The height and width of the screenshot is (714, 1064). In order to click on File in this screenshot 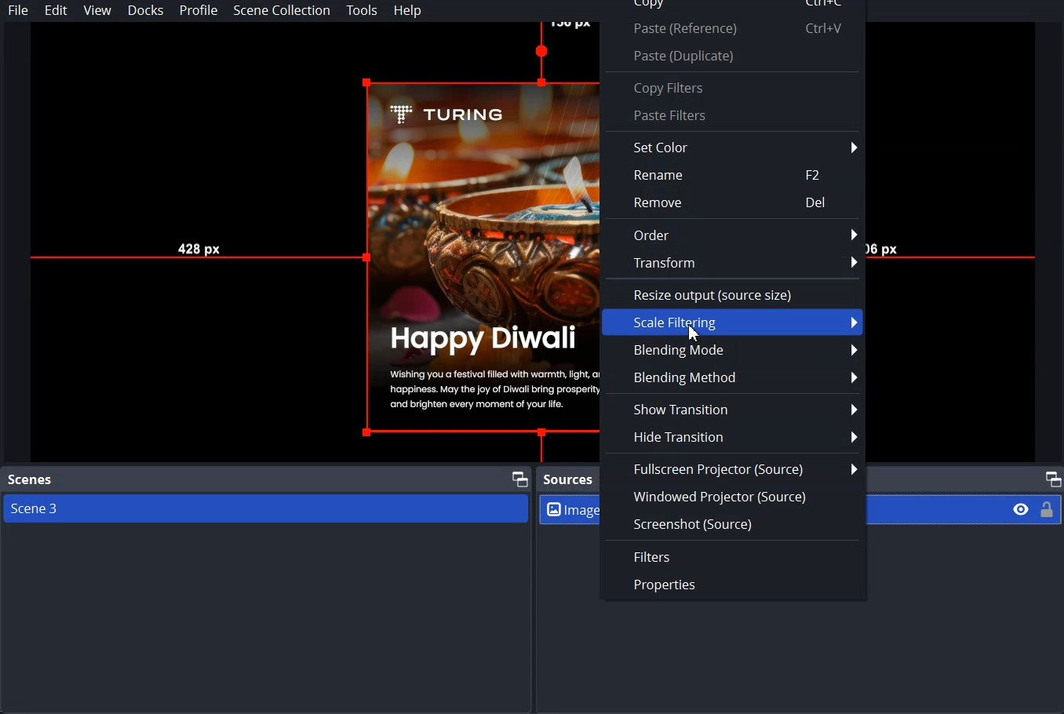, I will do `click(19, 10)`.